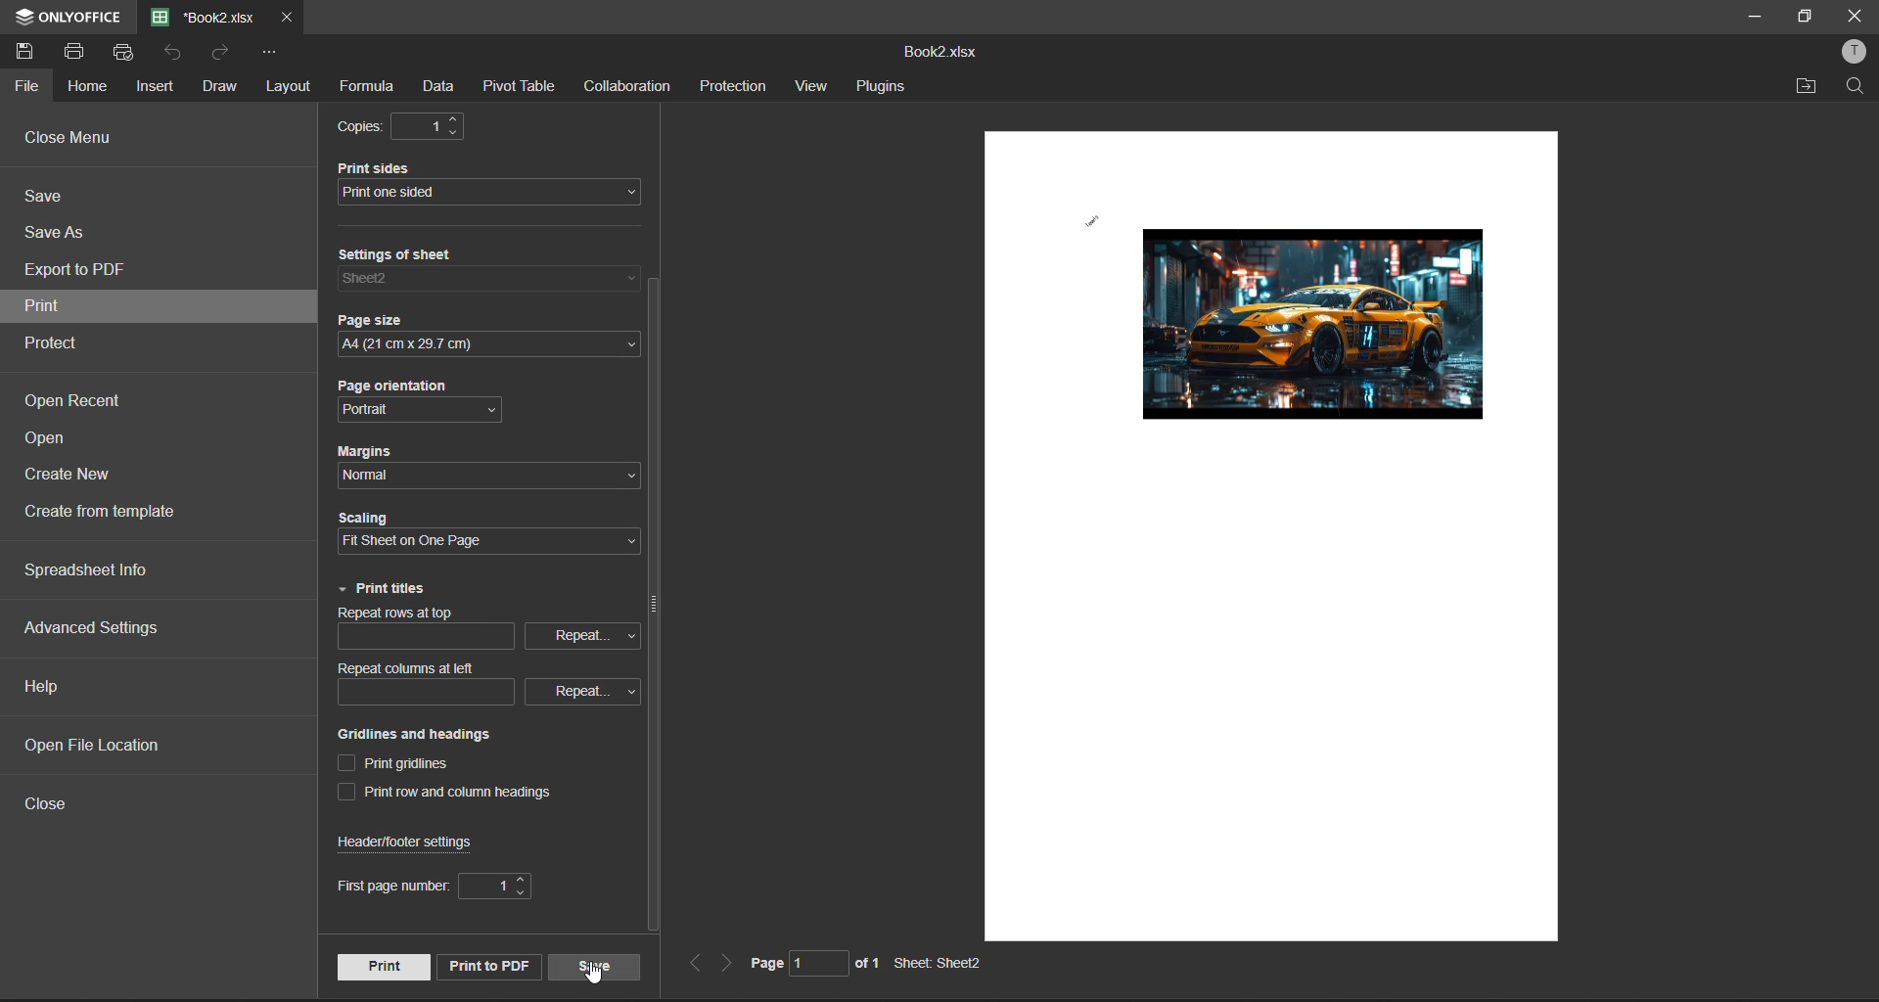  Describe the element at coordinates (523, 84) in the screenshot. I see `pivot table` at that location.